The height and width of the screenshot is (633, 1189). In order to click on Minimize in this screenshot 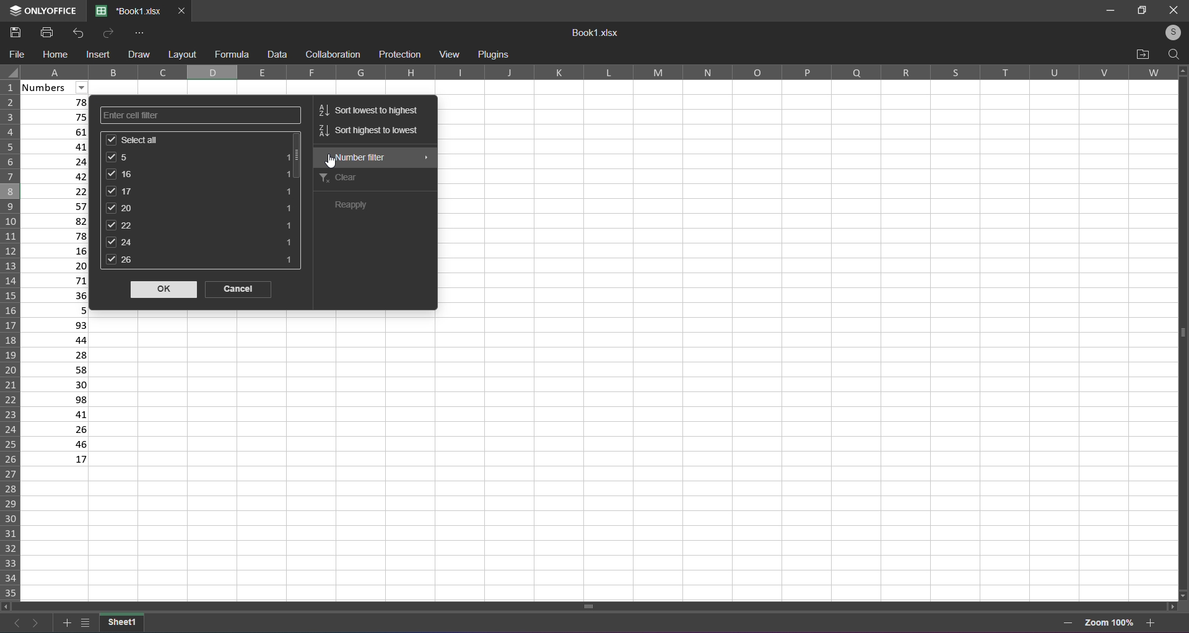, I will do `click(1107, 9)`.